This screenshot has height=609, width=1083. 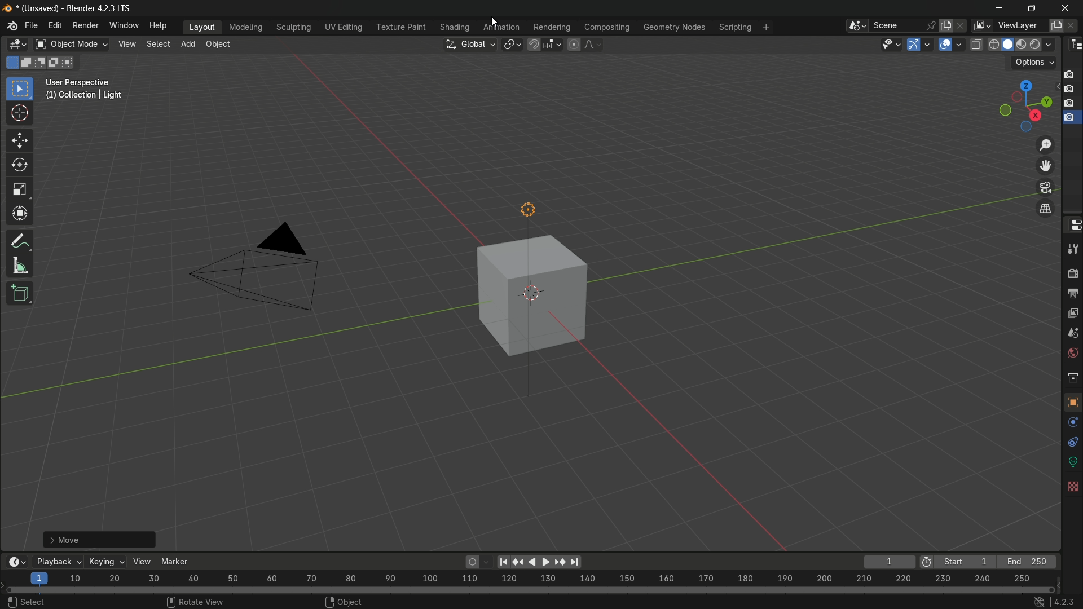 I want to click on texture paint menu, so click(x=403, y=27).